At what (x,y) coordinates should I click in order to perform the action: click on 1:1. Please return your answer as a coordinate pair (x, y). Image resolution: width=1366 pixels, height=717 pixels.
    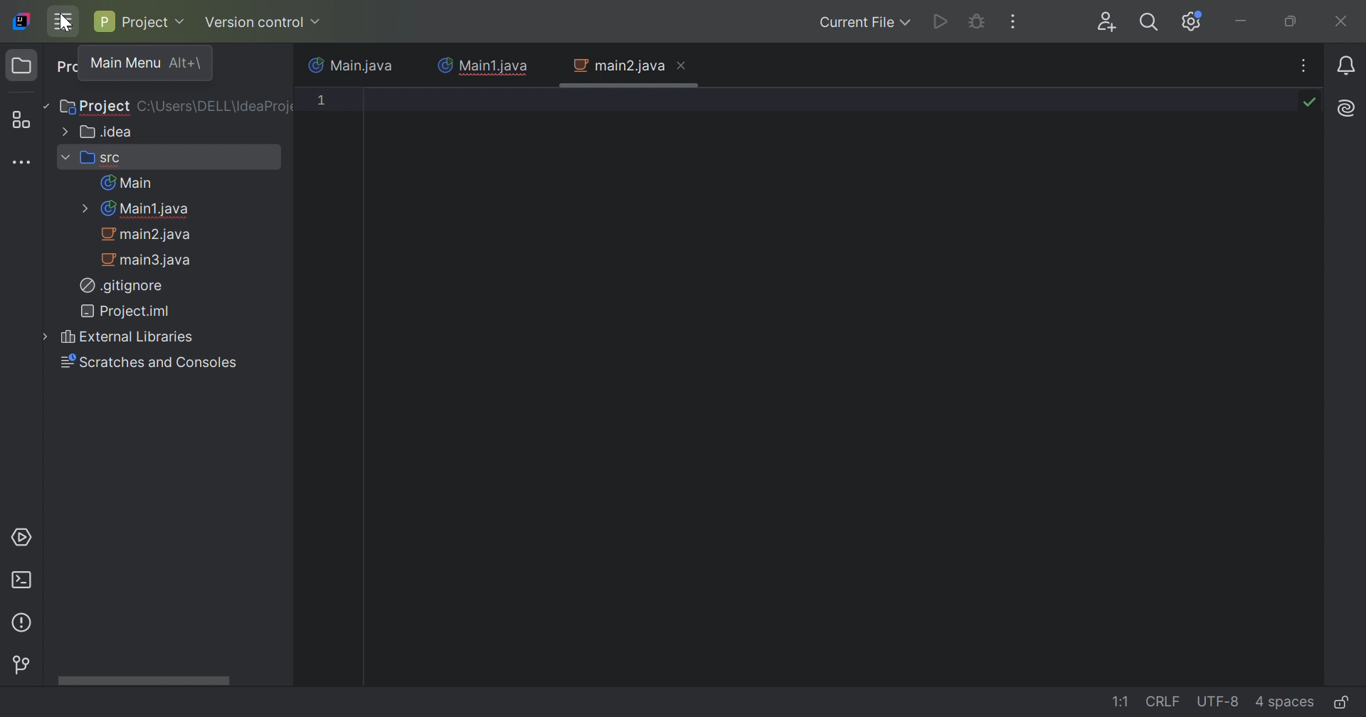
    Looking at the image, I should click on (1121, 702).